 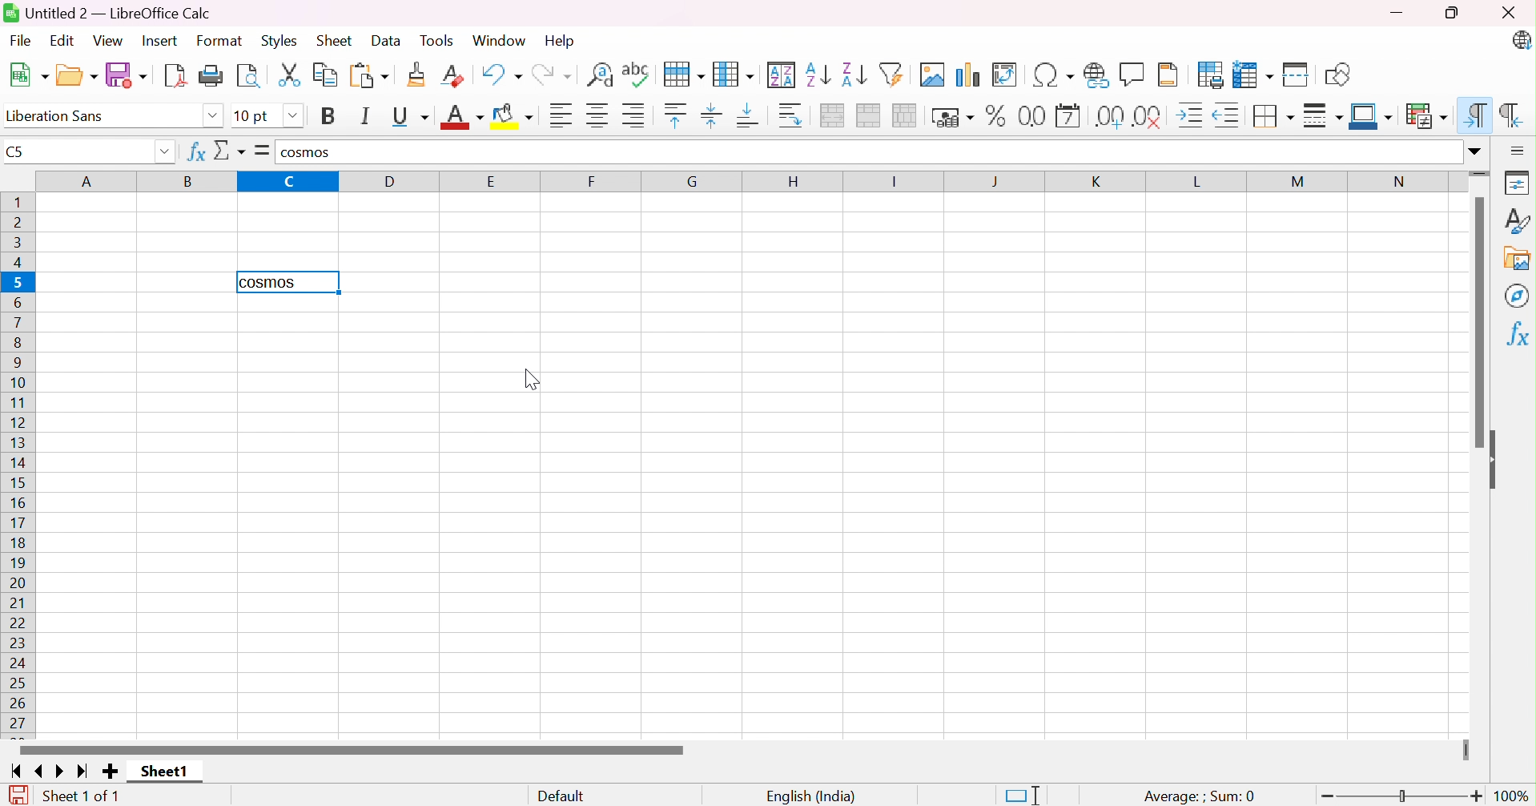 What do you see at coordinates (326, 76) in the screenshot?
I see `Copy` at bounding box center [326, 76].